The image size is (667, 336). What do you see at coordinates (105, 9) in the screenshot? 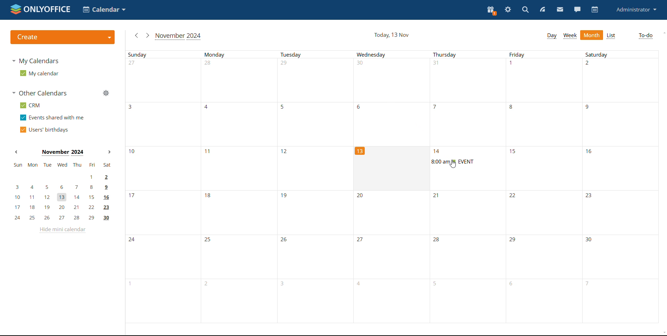
I see `select application` at bounding box center [105, 9].